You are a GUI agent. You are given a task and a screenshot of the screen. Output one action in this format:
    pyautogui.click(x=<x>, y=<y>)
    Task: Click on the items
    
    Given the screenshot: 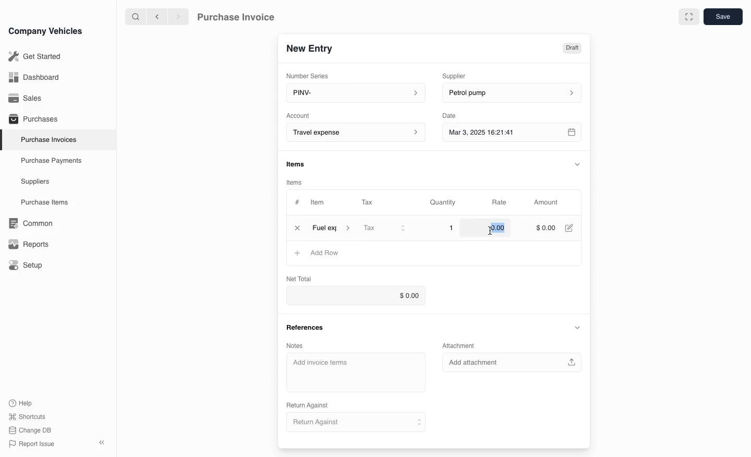 What is the action you would take?
    pyautogui.click(x=297, y=165)
    